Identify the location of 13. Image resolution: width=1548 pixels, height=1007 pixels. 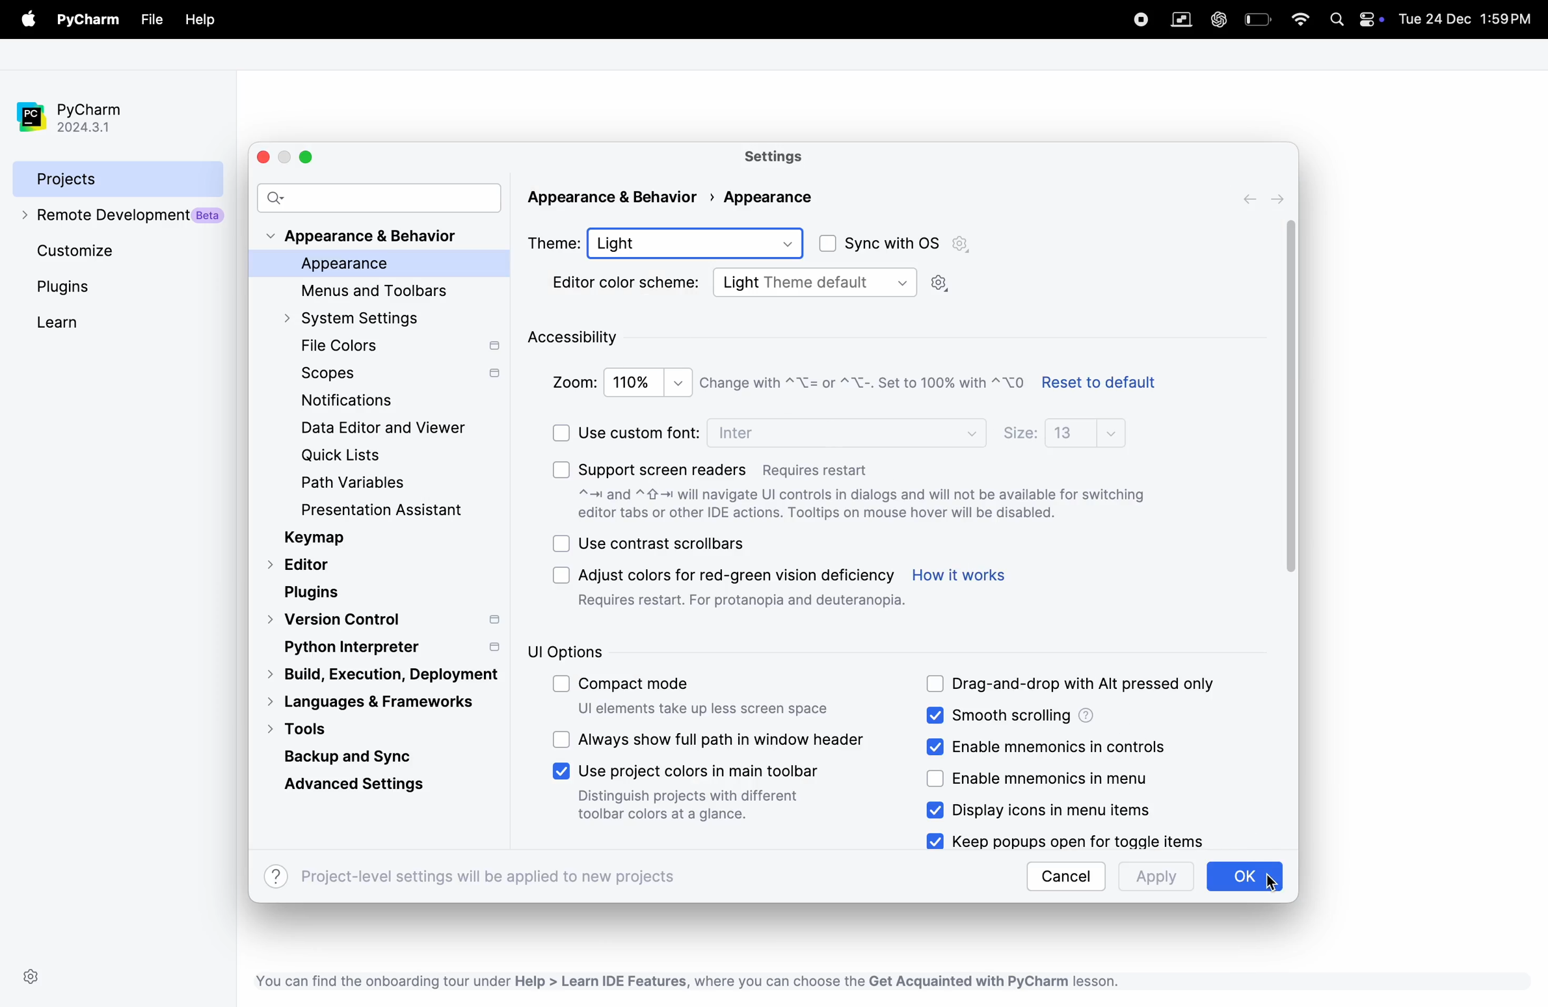
(1093, 433).